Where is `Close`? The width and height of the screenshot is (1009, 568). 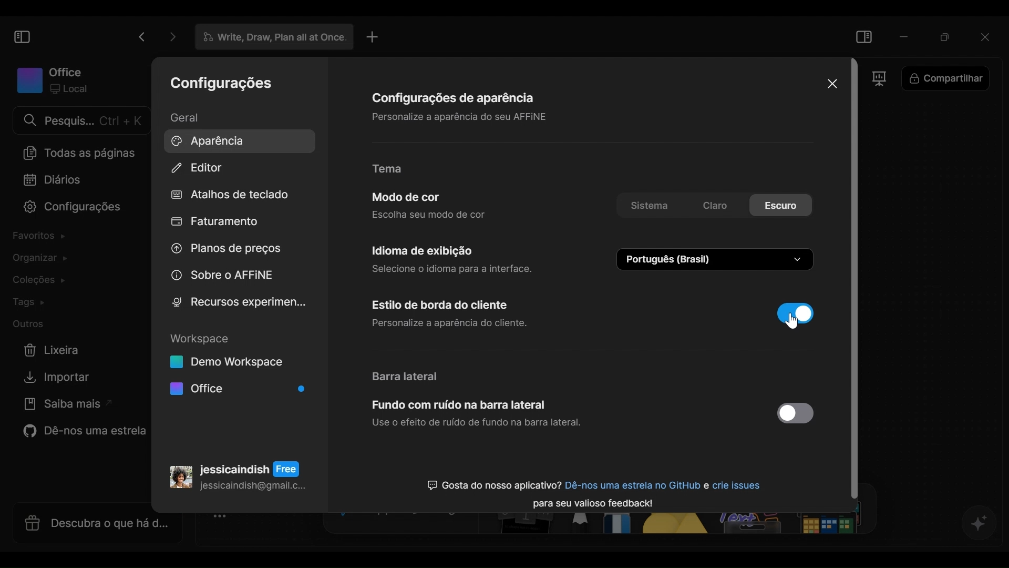
Close is located at coordinates (987, 35).